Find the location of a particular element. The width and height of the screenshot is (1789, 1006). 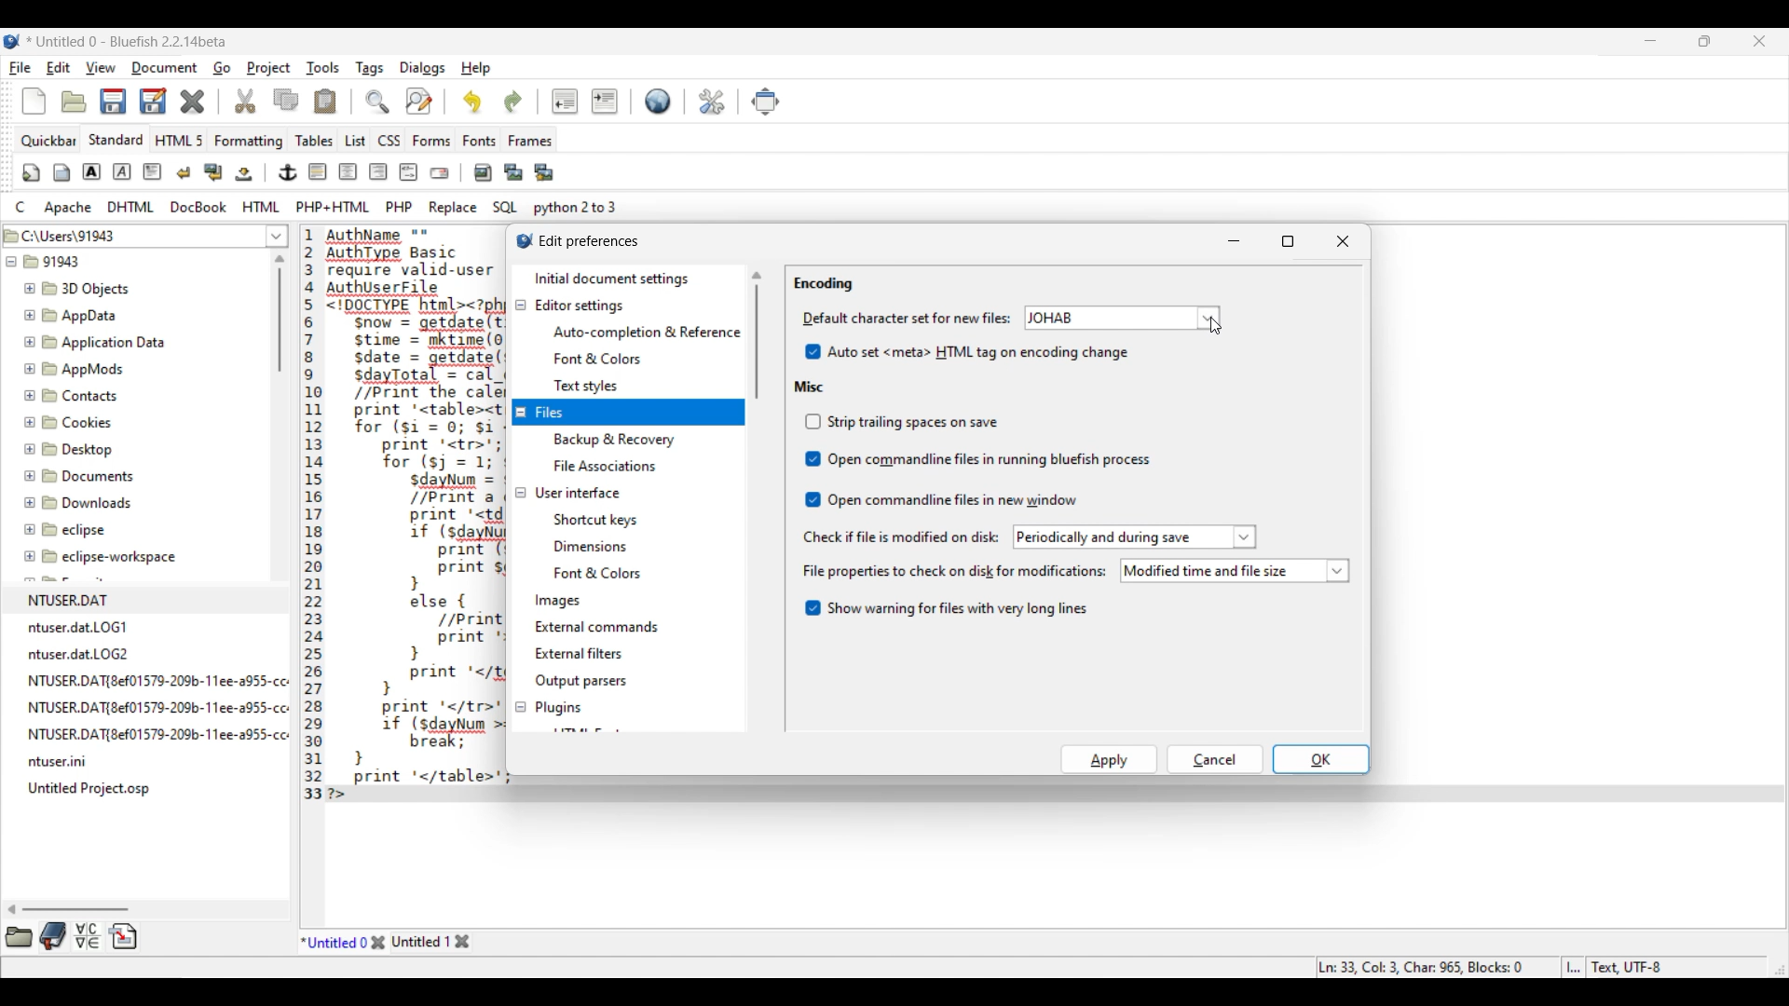

Collapse is located at coordinates (521, 507).